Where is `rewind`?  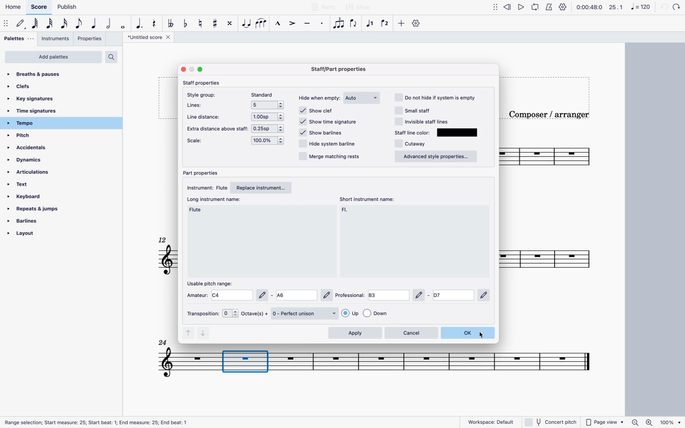 rewind is located at coordinates (508, 7).